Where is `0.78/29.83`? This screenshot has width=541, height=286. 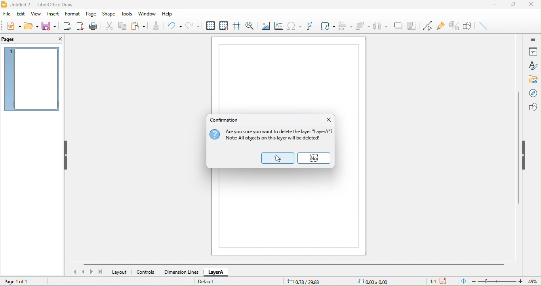
0.78/29.83 is located at coordinates (302, 282).